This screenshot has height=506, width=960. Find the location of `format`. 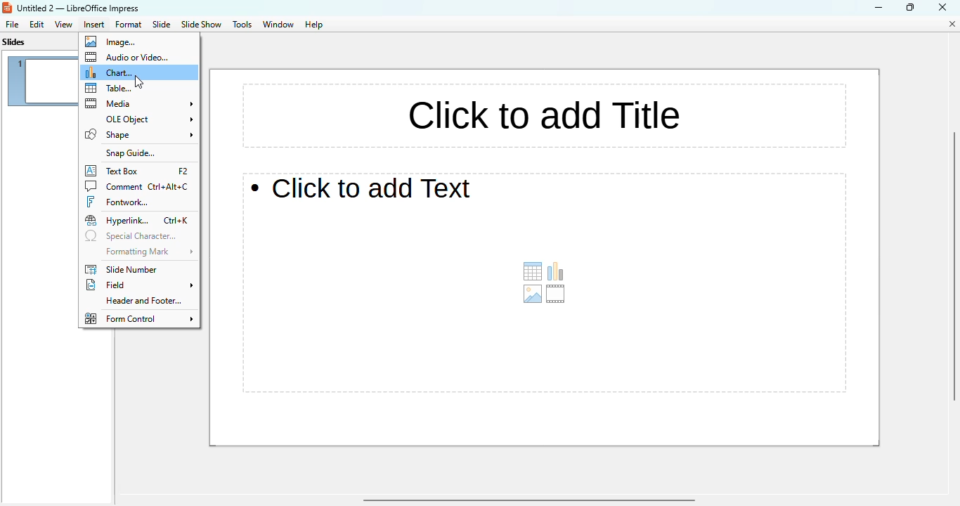

format is located at coordinates (129, 24).